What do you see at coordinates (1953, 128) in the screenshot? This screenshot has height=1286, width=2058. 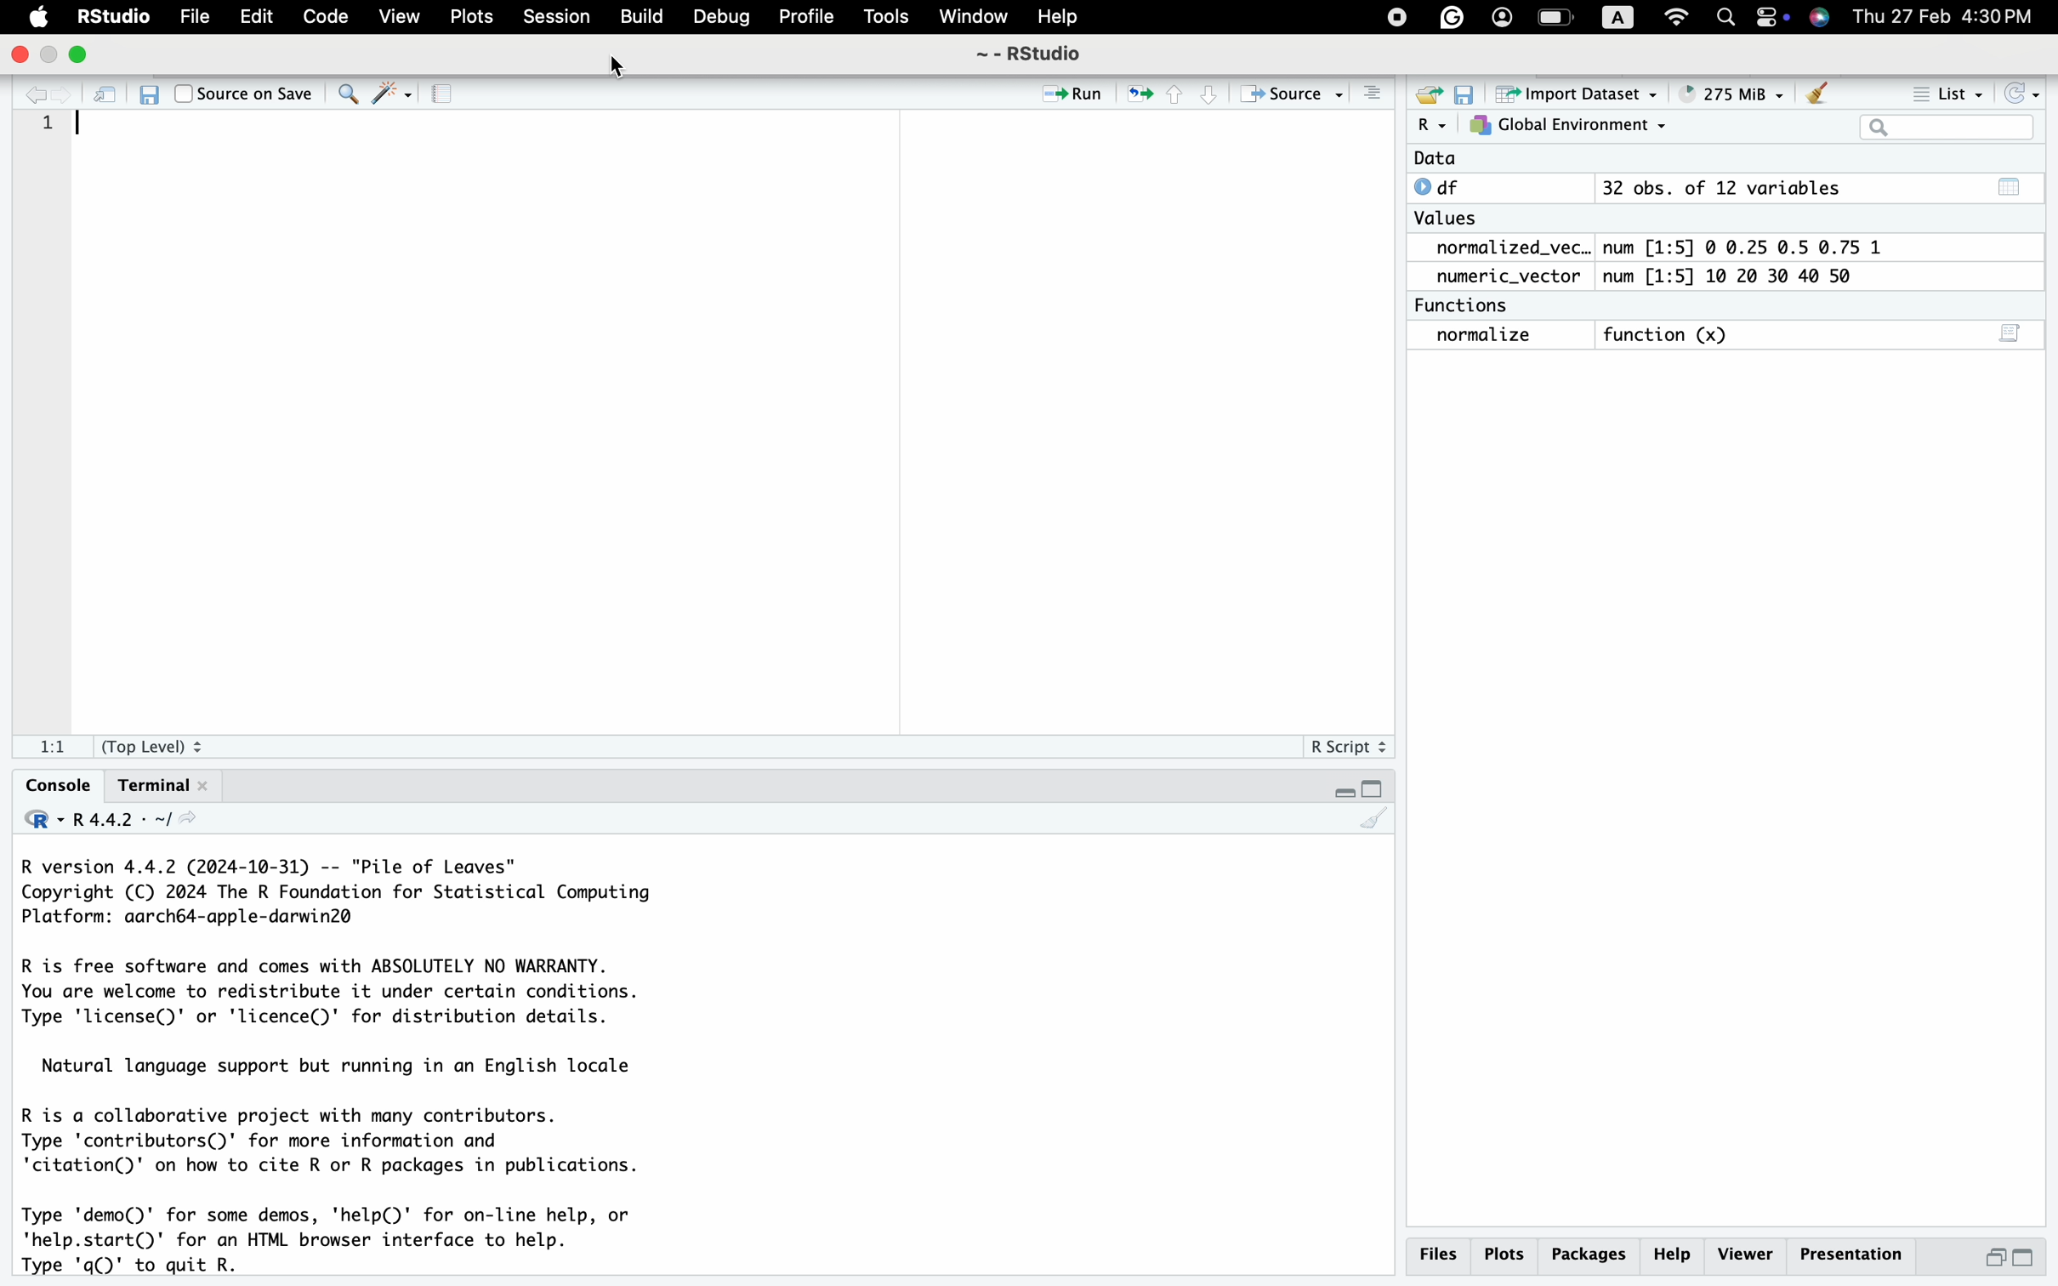 I see `search field` at bounding box center [1953, 128].